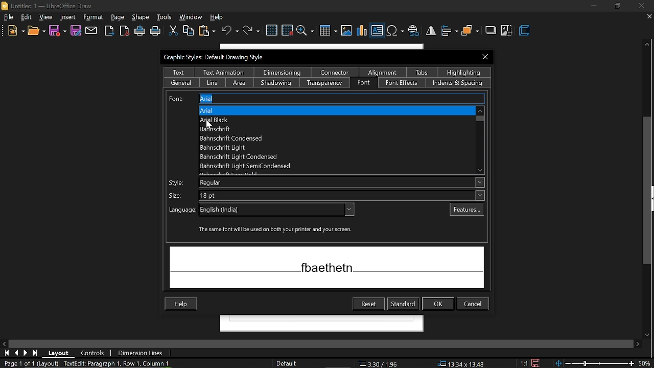  Describe the element at coordinates (243, 157) in the screenshot. I see `Bahnschrift Light Condensed` at that location.